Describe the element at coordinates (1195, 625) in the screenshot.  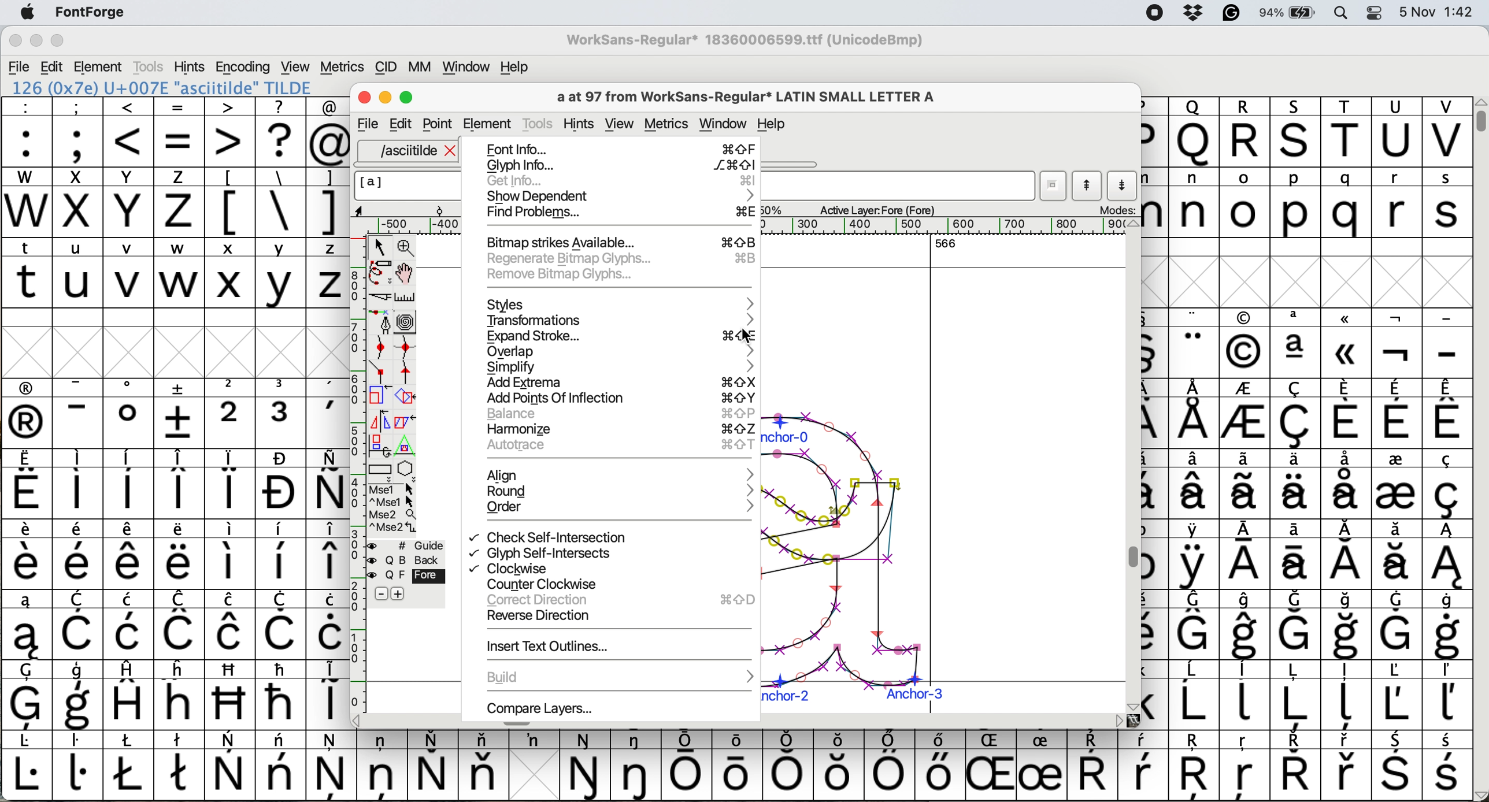
I see `symbol` at that location.